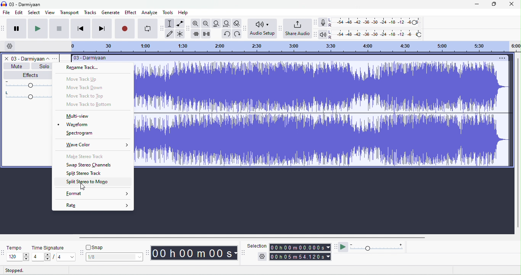 The height and width of the screenshot is (275, 521). I want to click on draw, so click(169, 34).